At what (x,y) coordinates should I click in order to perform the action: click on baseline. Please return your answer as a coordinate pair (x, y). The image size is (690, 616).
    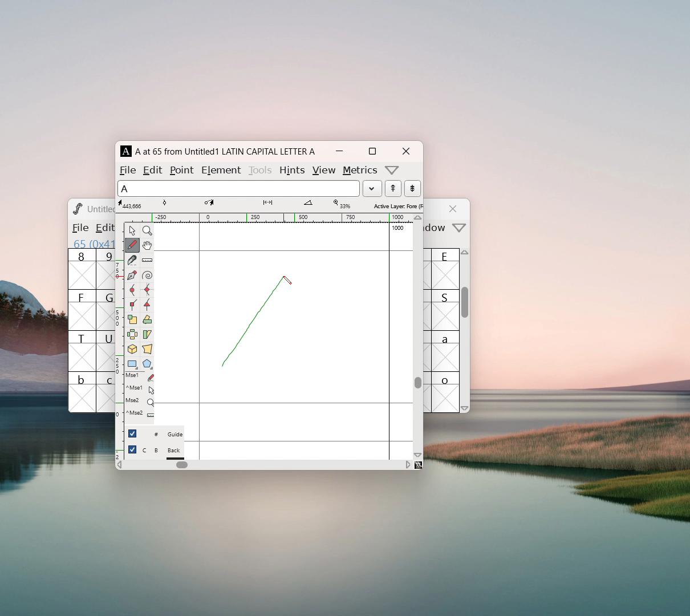
    Looking at the image, I should click on (284, 403).